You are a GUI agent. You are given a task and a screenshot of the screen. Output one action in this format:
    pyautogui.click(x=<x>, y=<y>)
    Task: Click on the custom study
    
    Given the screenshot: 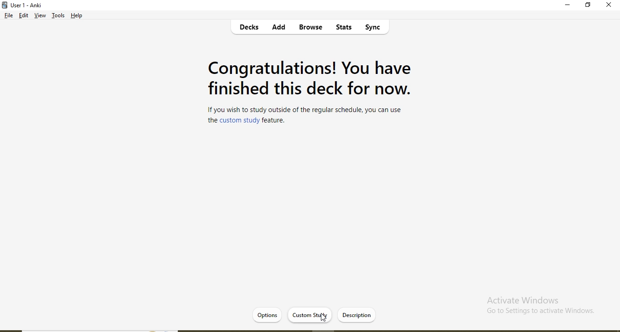 What is the action you would take?
    pyautogui.click(x=309, y=314)
    